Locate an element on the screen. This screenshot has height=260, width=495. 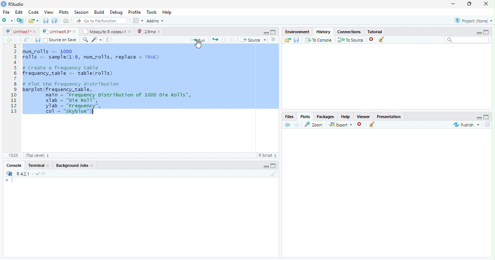
Next Plot is located at coordinates (297, 125).